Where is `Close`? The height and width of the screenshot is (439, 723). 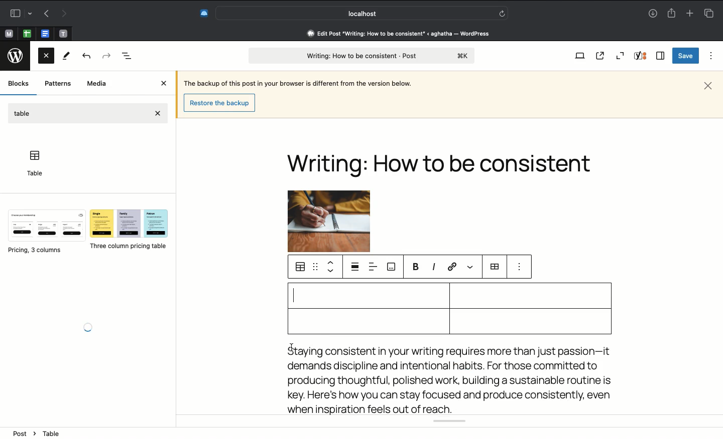 Close is located at coordinates (165, 84).